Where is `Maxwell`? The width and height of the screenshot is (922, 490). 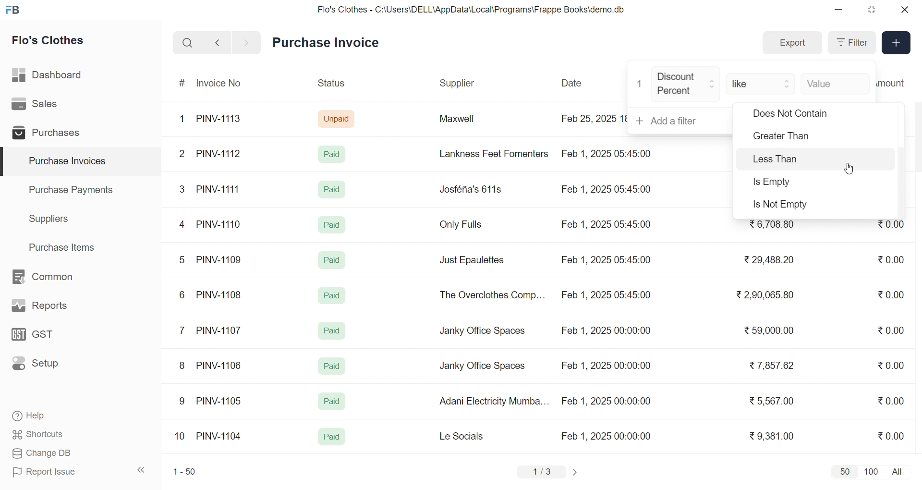 Maxwell is located at coordinates (468, 122).